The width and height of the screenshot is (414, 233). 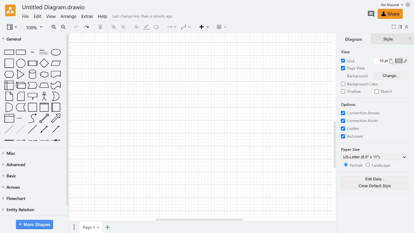 I want to click on Horizontal scrollbar, so click(x=200, y=219).